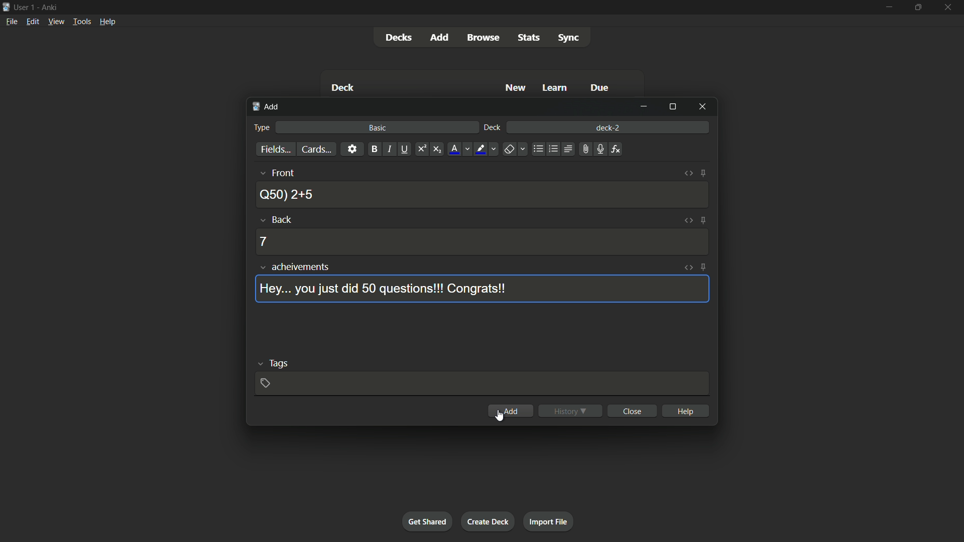 Image resolution: width=964 pixels, height=542 pixels. What do you see at coordinates (437, 149) in the screenshot?
I see `subscript` at bounding box center [437, 149].